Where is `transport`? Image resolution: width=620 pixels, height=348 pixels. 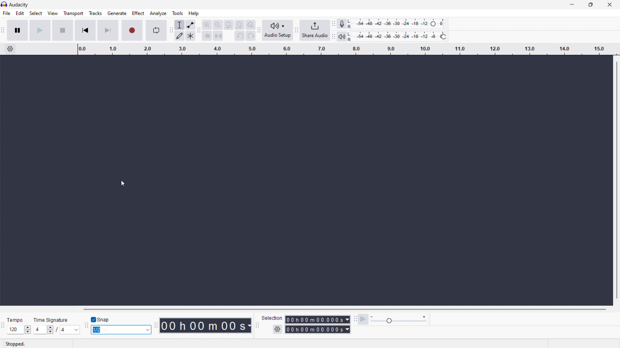 transport is located at coordinates (73, 14).